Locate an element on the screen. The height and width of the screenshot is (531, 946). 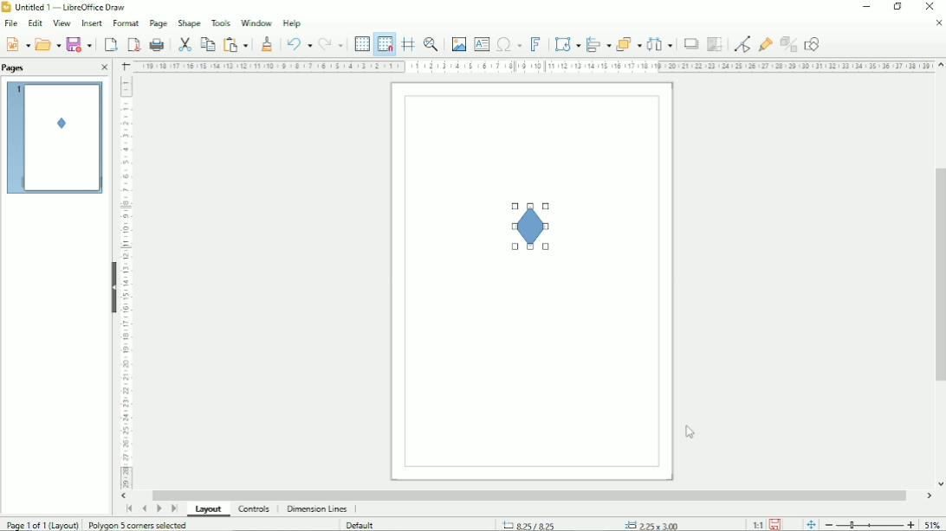
Polygon 5 corners selected is located at coordinates (140, 524).